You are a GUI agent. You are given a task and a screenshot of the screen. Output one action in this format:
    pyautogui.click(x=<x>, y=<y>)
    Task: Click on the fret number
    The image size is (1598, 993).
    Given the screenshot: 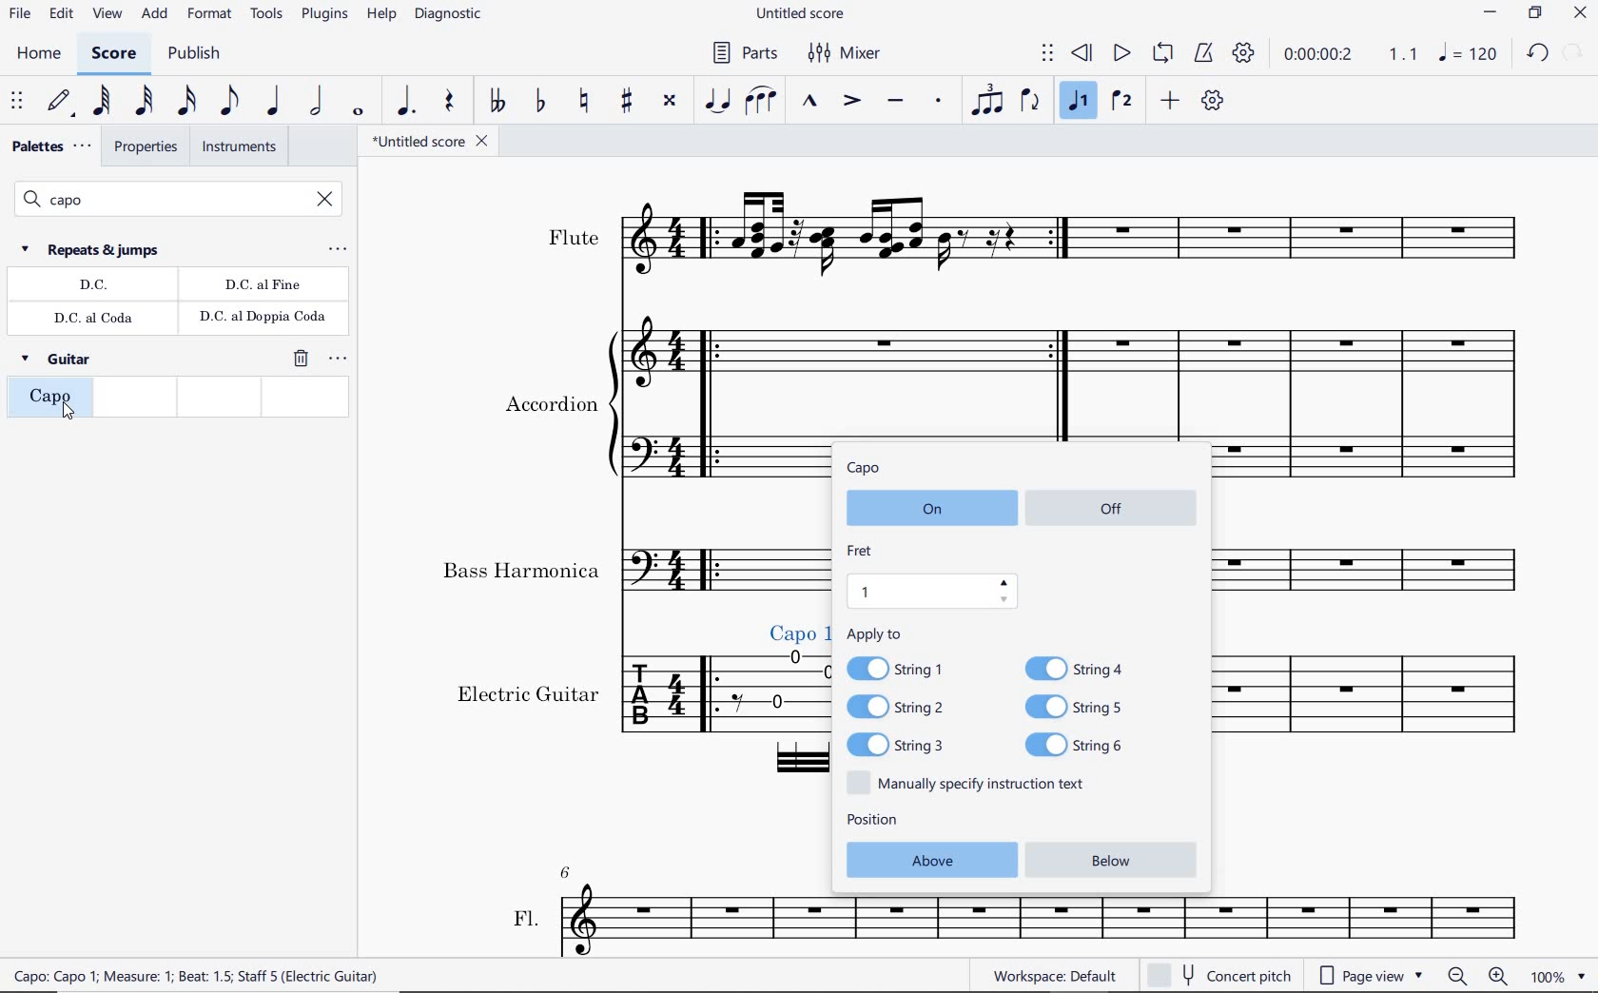 What is the action you would take?
    pyautogui.click(x=932, y=591)
    